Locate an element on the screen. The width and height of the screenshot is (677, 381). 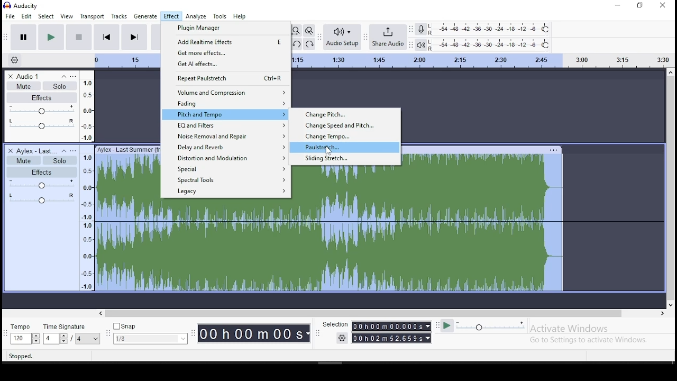
help is located at coordinates (240, 17).